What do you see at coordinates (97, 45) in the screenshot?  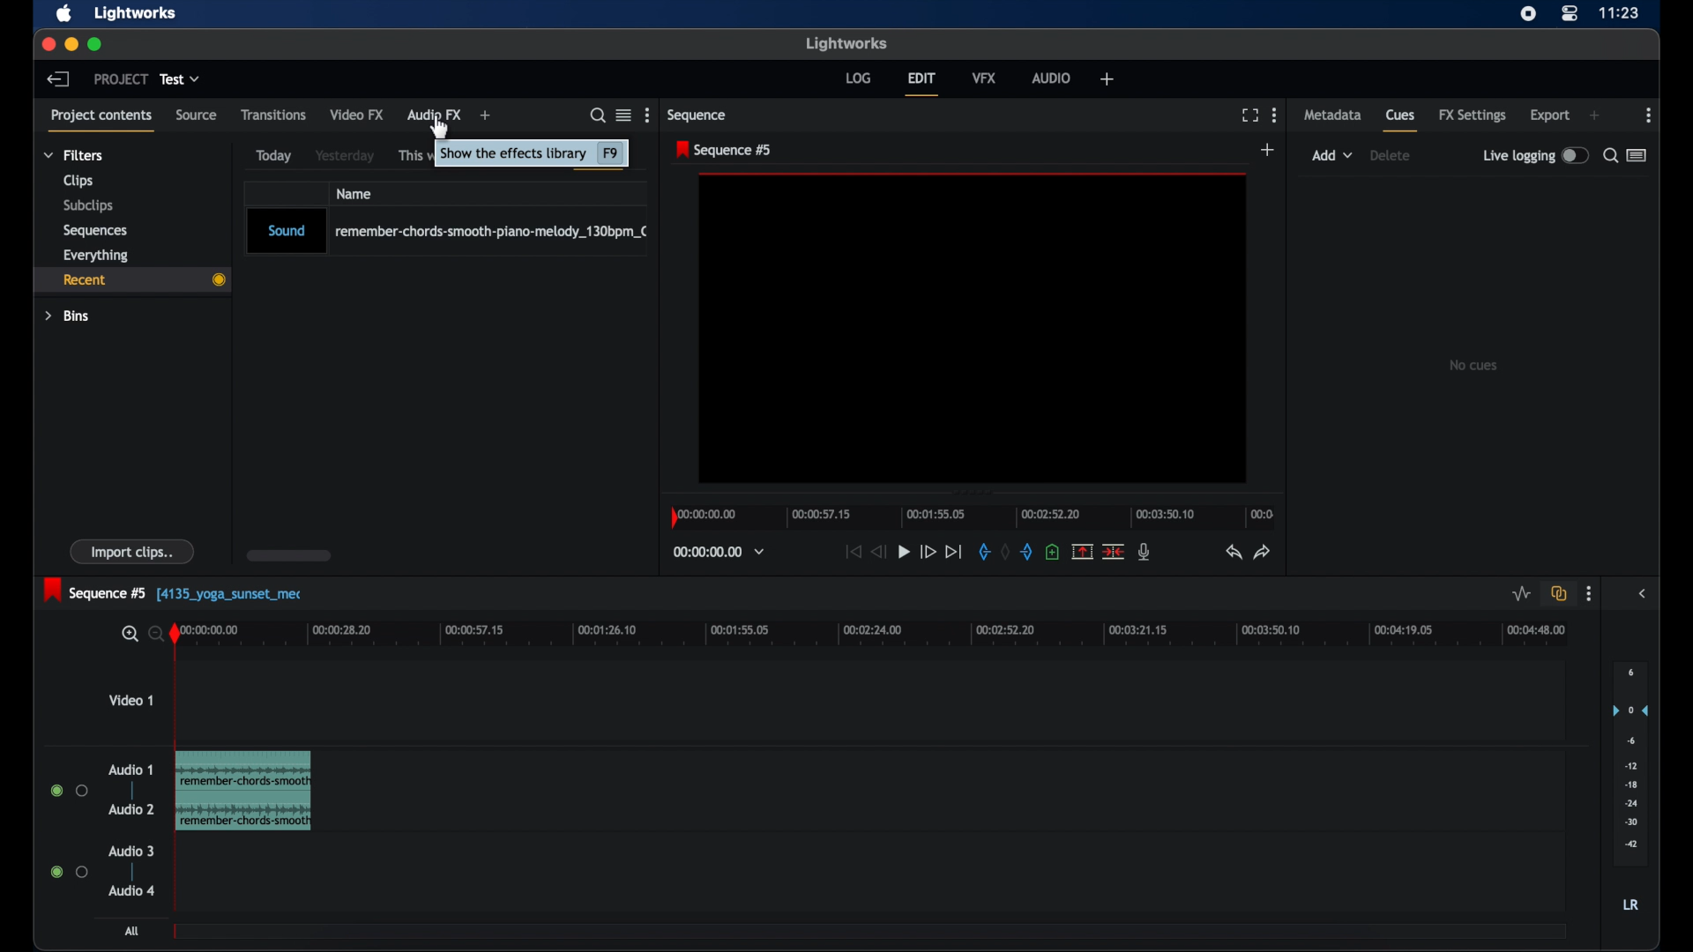 I see `maximize` at bounding box center [97, 45].